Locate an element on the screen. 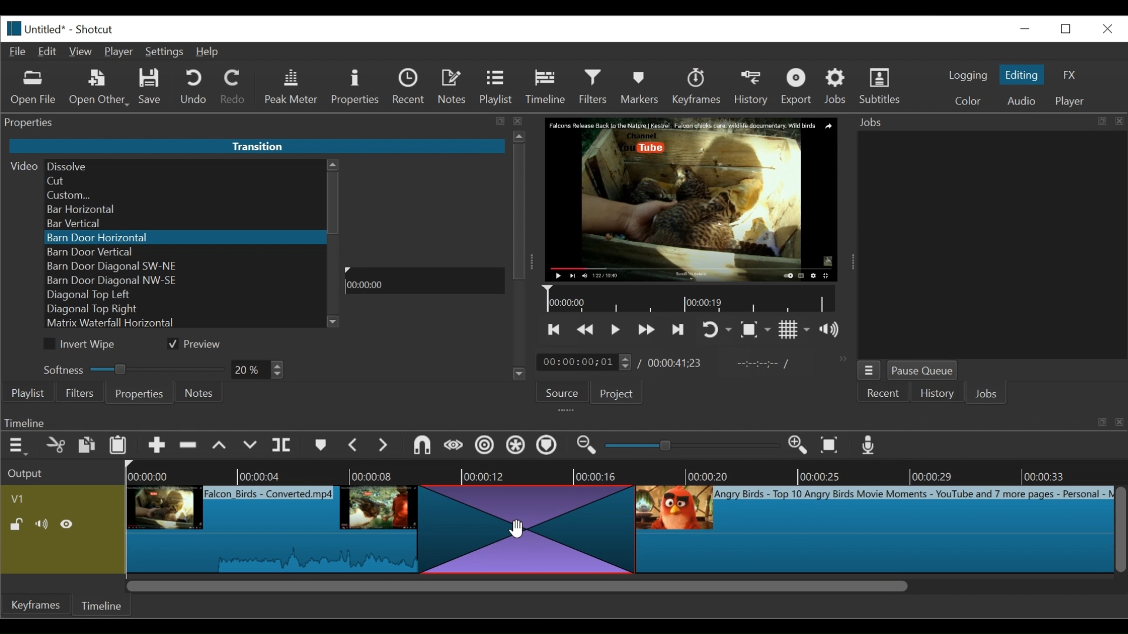  Horizontal scroll bar is located at coordinates (516, 585).